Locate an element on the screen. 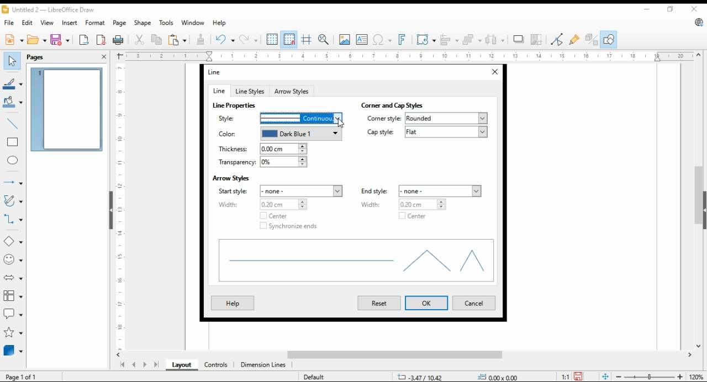 This screenshot has height=382, width=707. insert image is located at coordinates (344, 39).